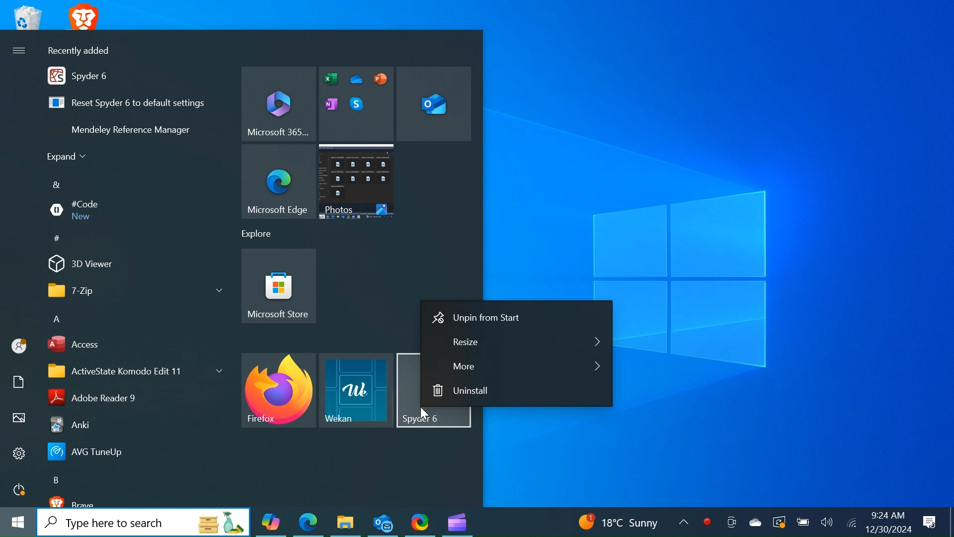  Describe the element at coordinates (19, 419) in the screenshot. I see `Pictures` at that location.